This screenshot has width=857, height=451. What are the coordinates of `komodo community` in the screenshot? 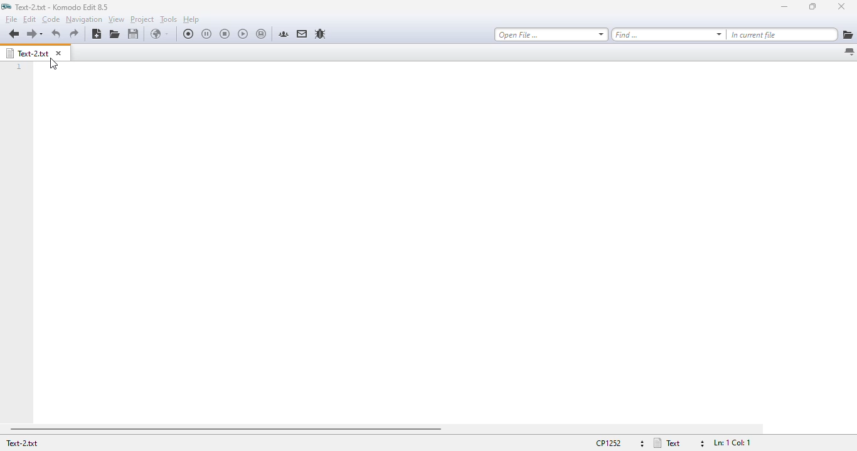 It's located at (284, 34).